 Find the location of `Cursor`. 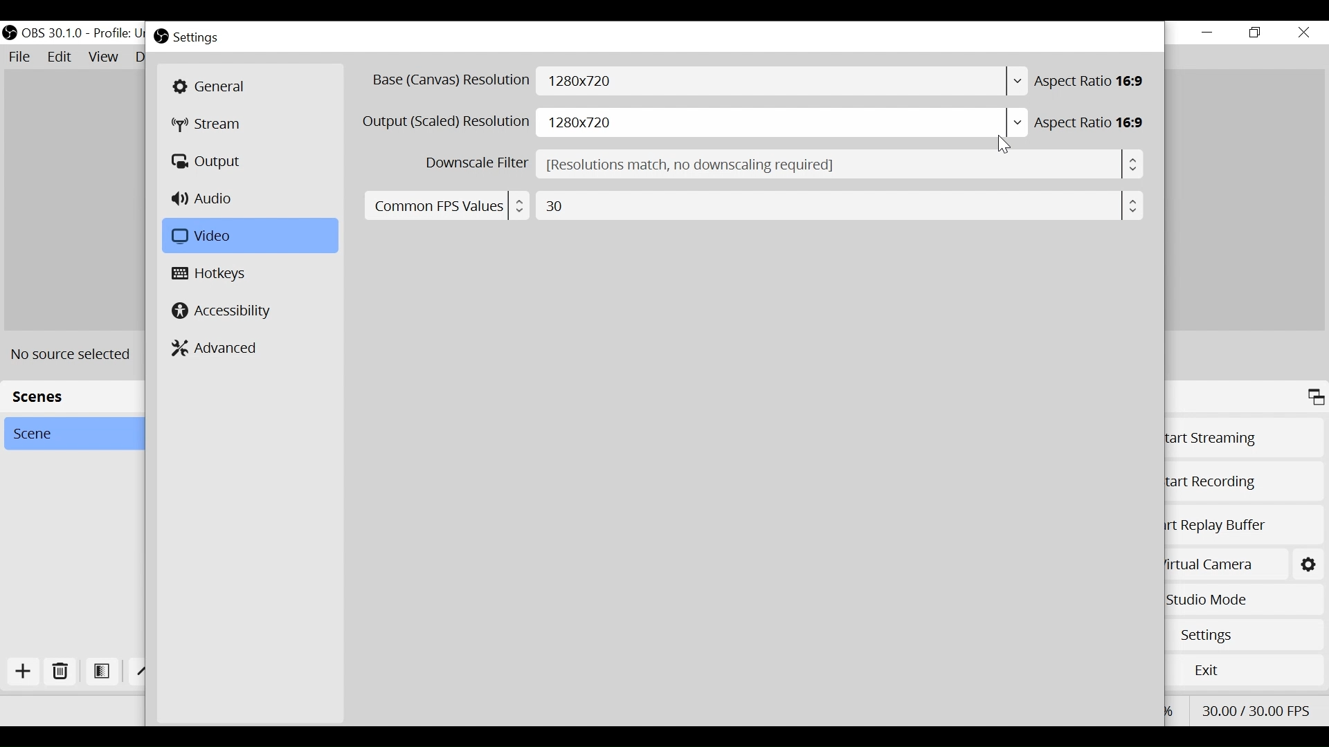

Cursor is located at coordinates (1006, 144).